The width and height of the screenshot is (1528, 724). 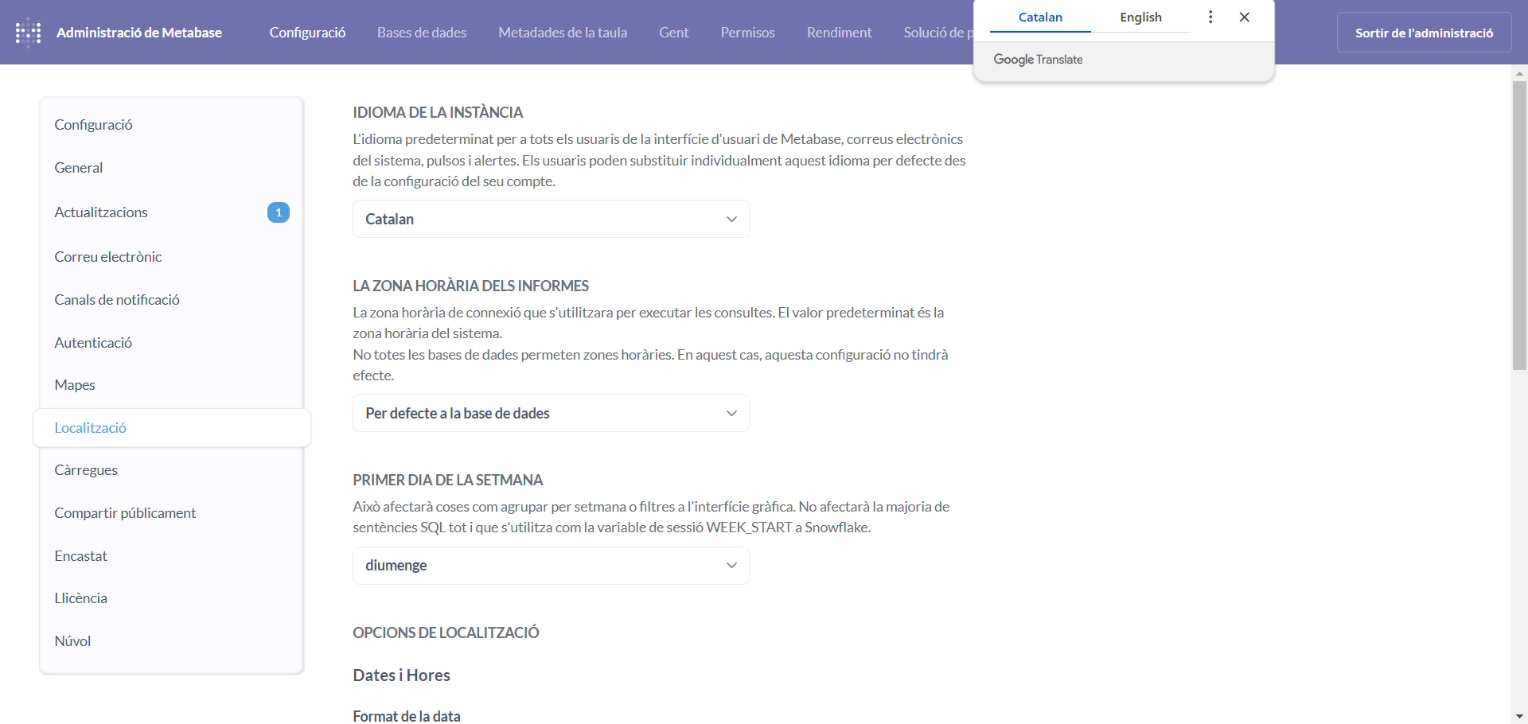 I want to click on Gent, so click(x=676, y=32).